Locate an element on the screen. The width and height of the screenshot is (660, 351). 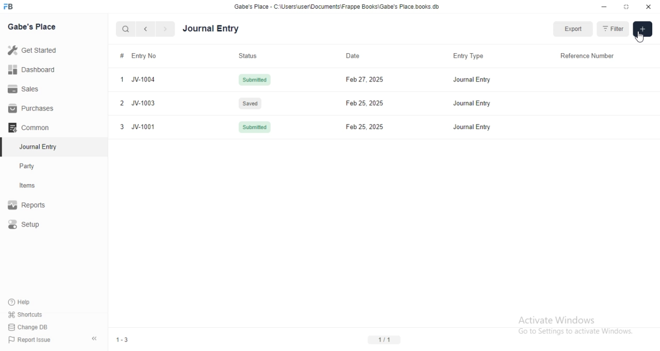
Journal Entry is located at coordinates (34, 148).